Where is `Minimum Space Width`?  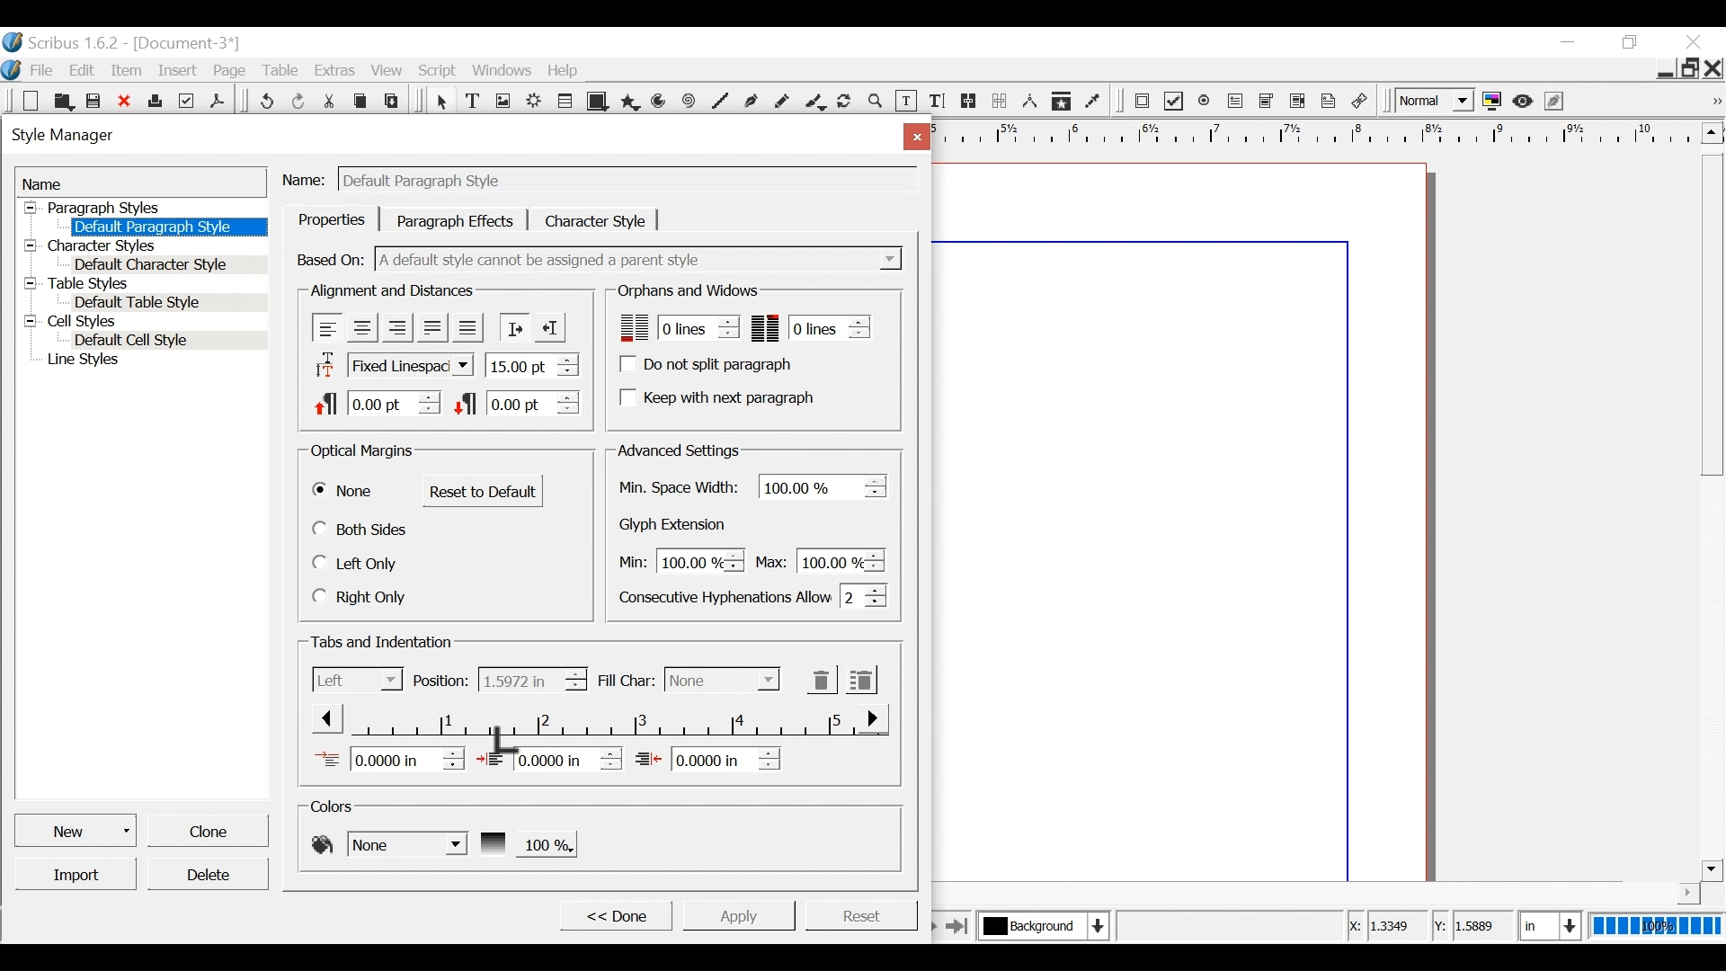
Minimum Space Width is located at coordinates (681, 488).